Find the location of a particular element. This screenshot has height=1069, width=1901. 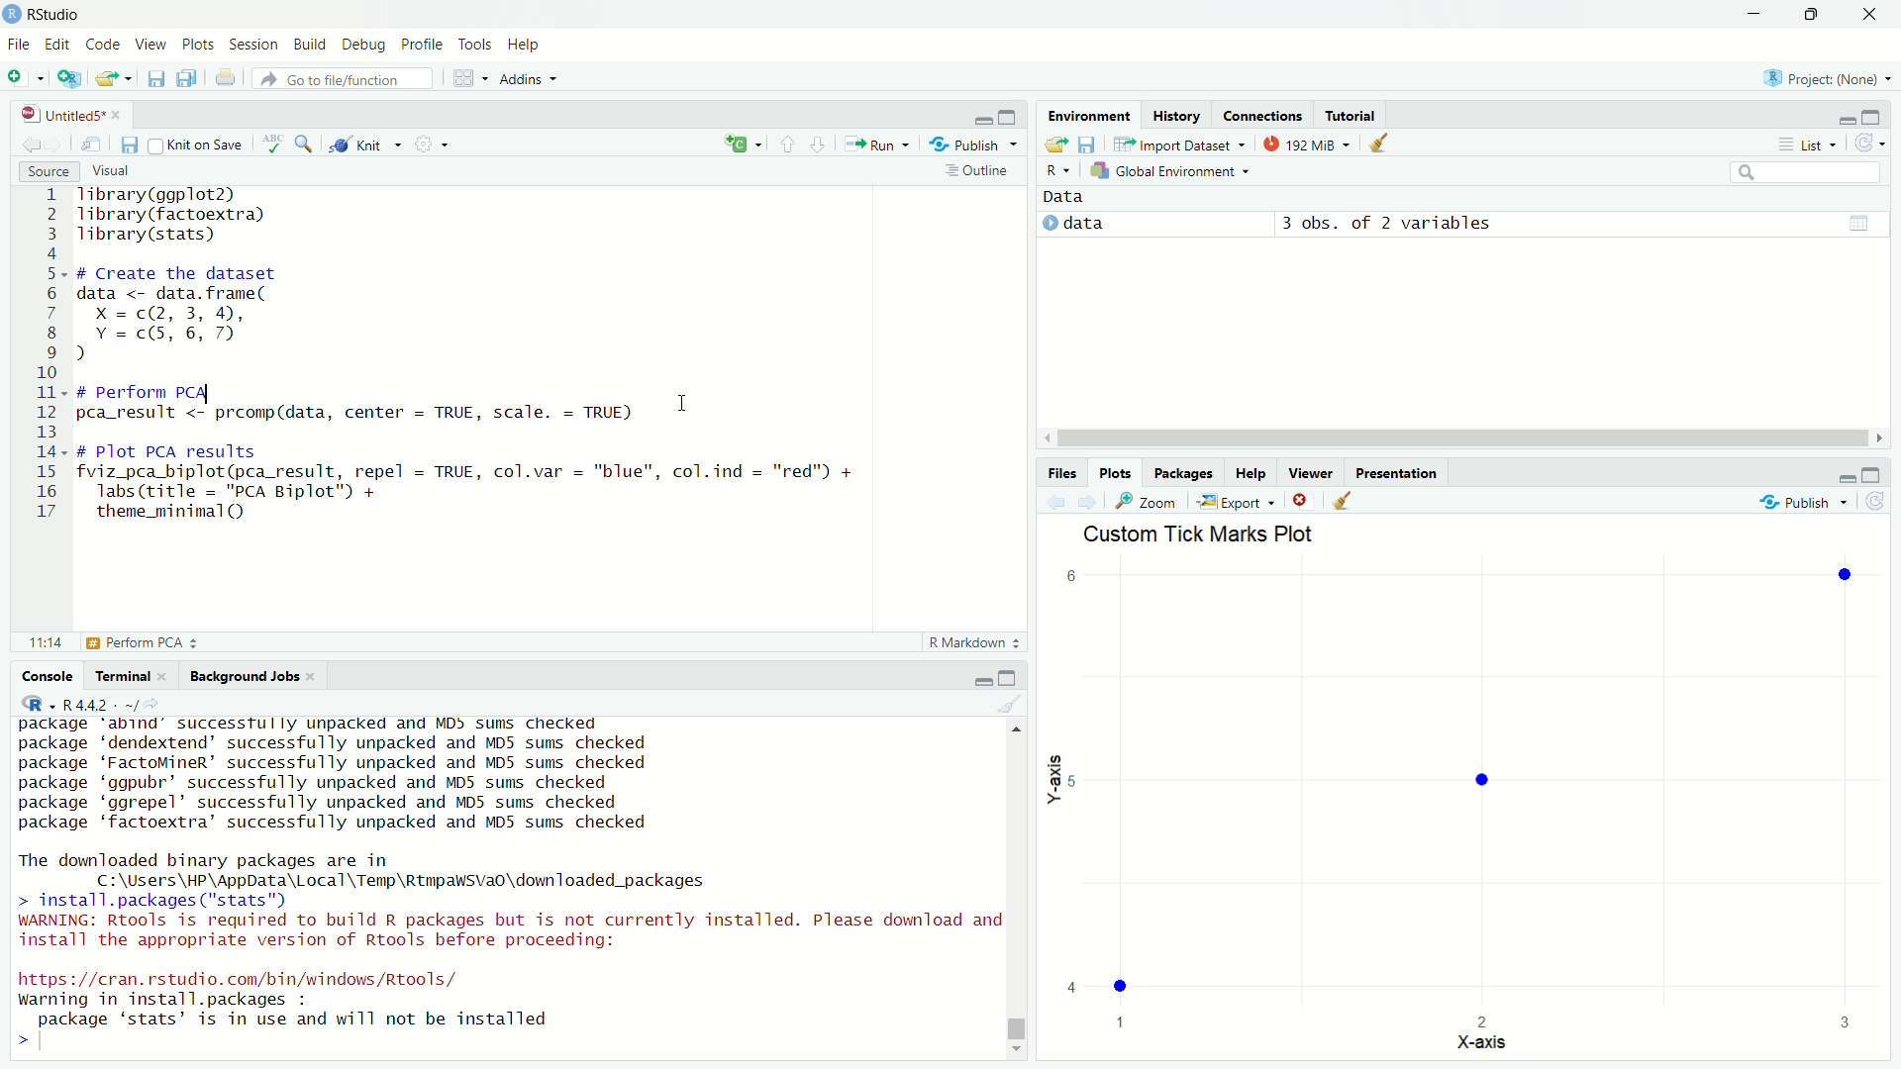

source on save is located at coordinates (198, 146).